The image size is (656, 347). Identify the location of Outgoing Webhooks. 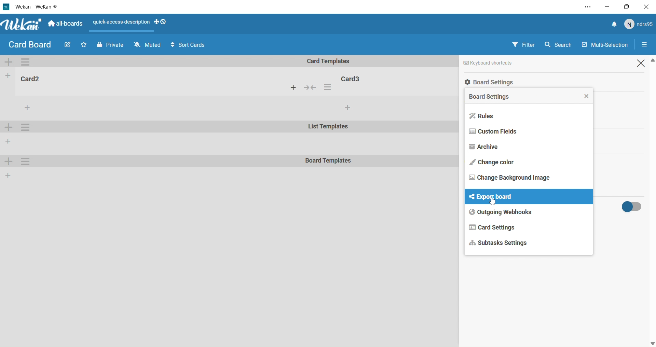
(505, 212).